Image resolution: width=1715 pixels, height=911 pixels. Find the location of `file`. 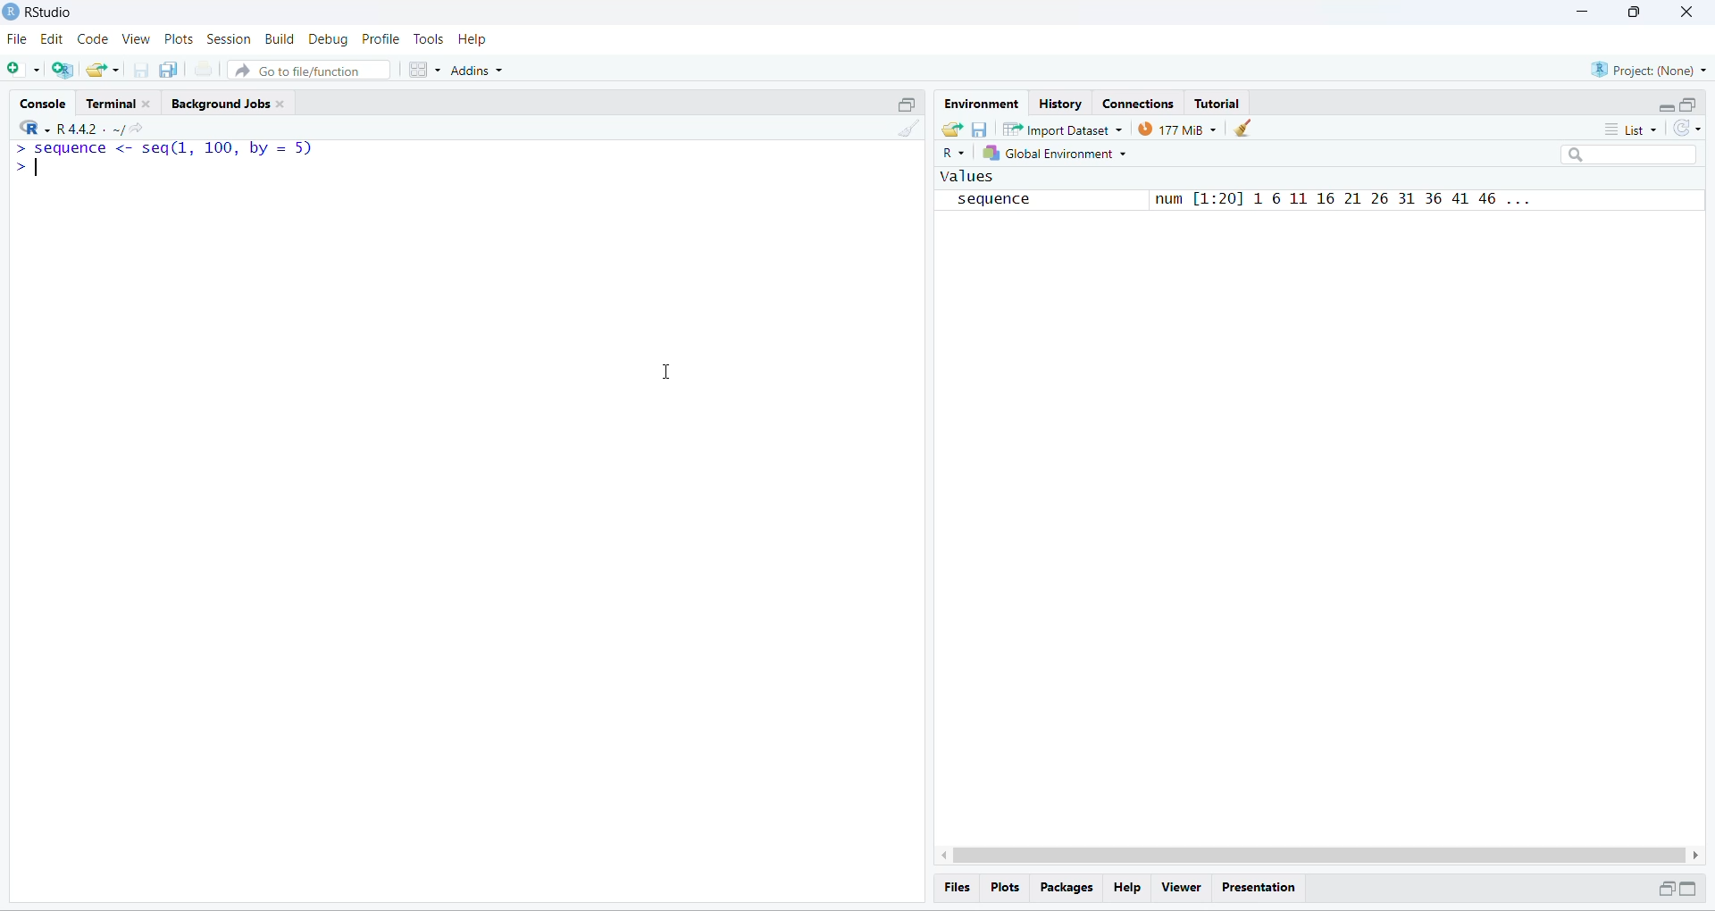

file is located at coordinates (18, 39).